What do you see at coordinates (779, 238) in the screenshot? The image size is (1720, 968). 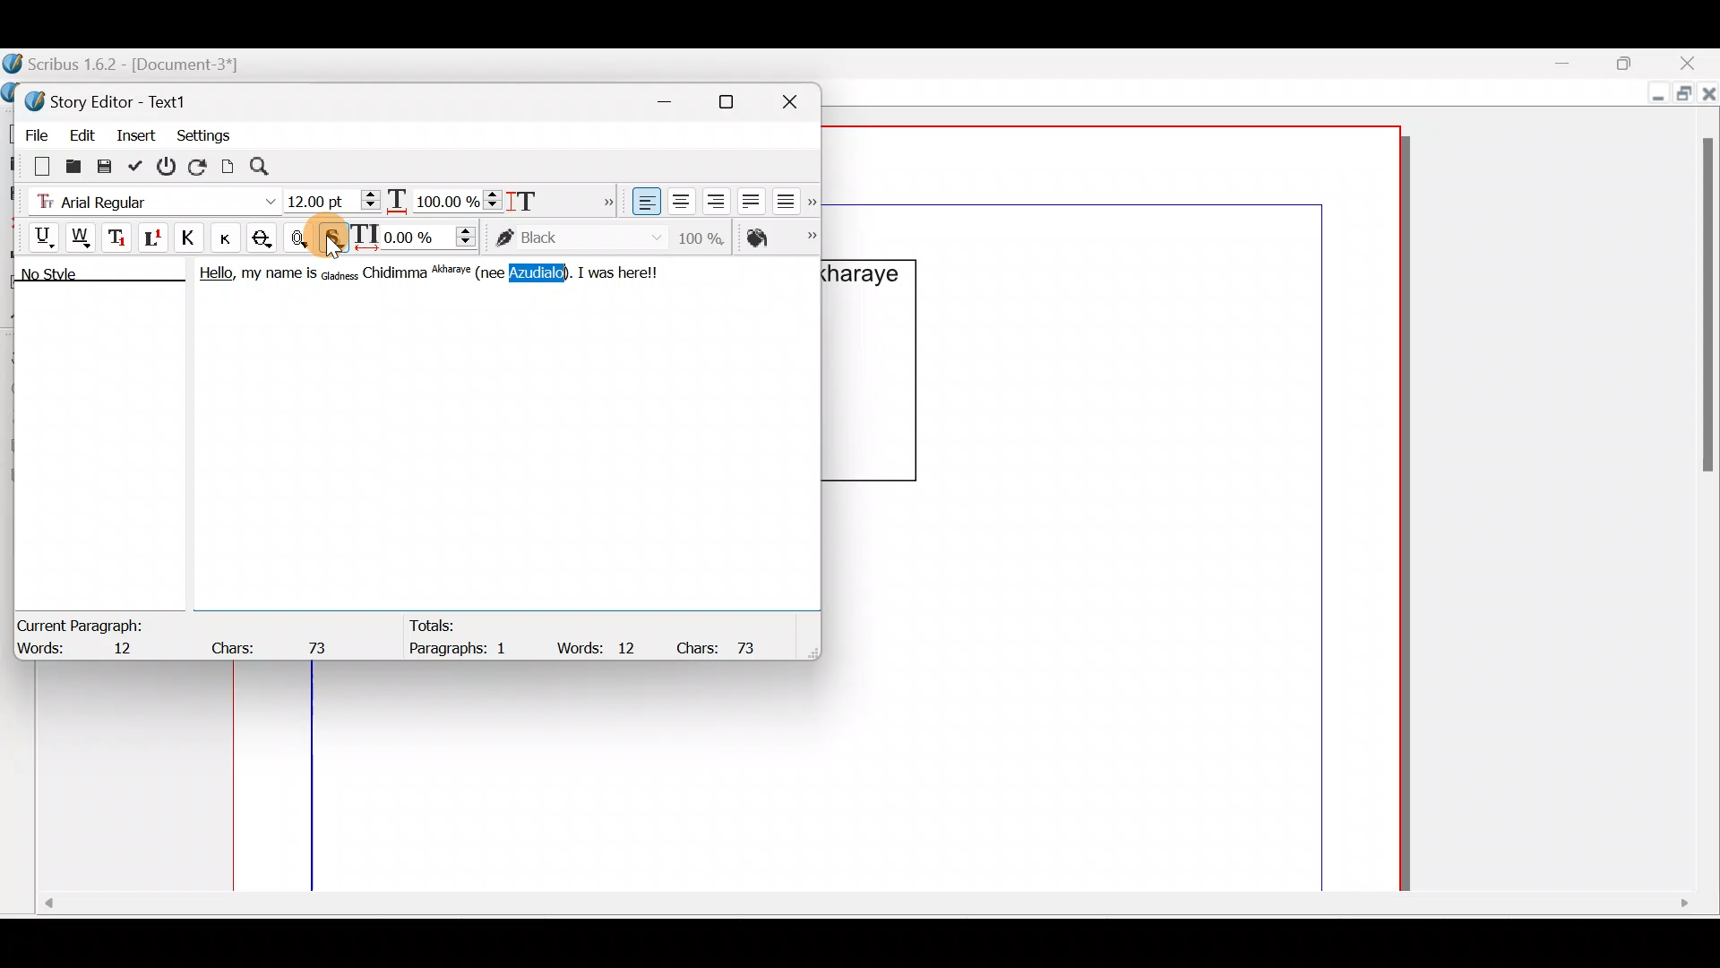 I see `Color of text fill` at bounding box center [779, 238].